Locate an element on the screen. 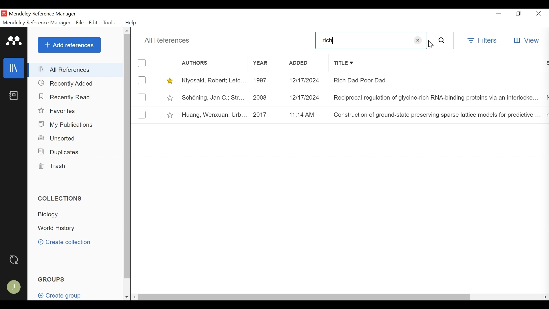 This screenshot has width=549, height=309. Help is located at coordinates (132, 23).